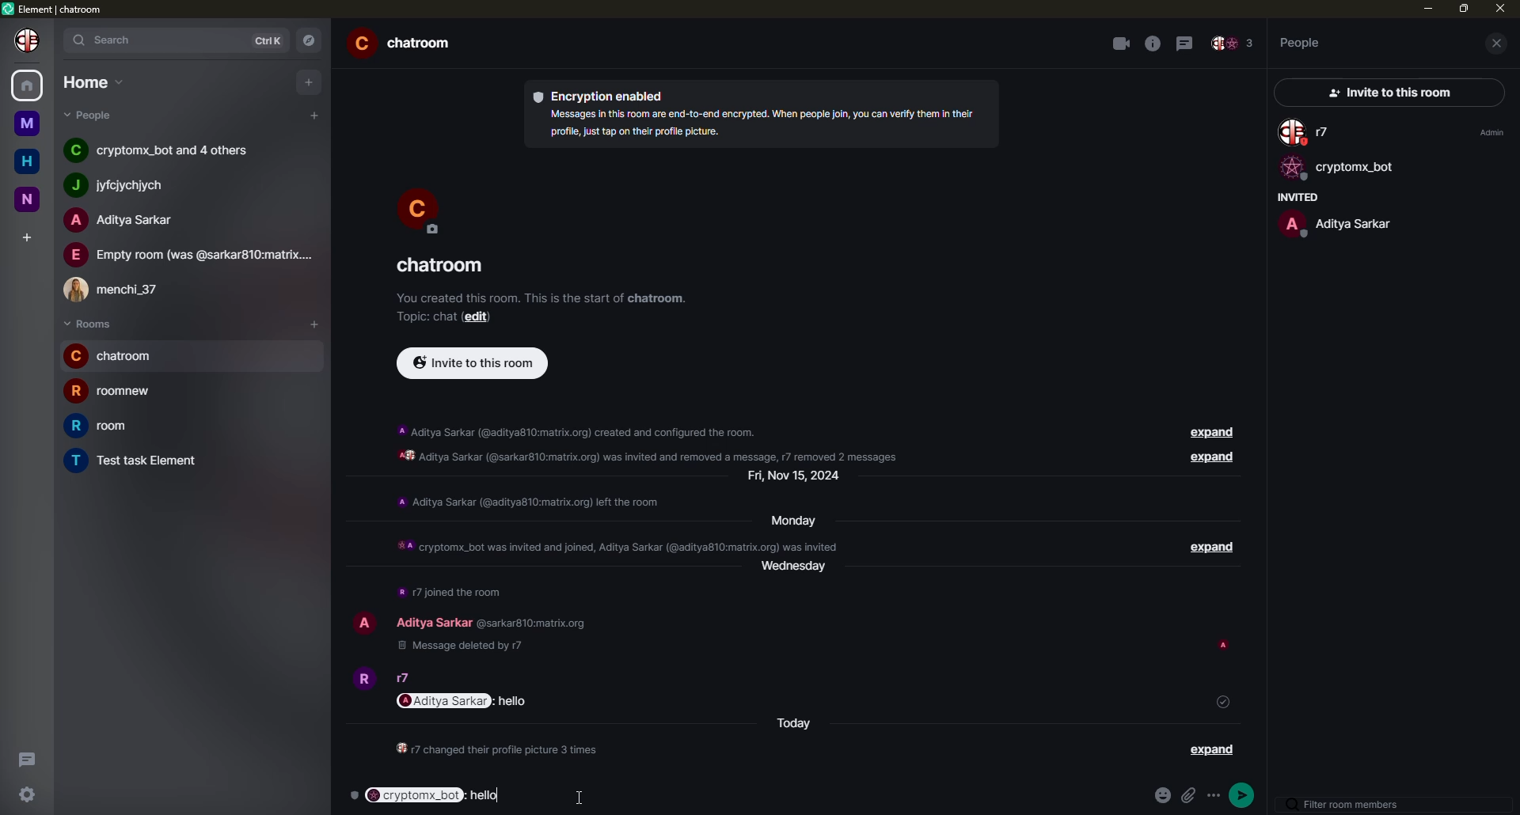  I want to click on bot, so click(1337, 169).